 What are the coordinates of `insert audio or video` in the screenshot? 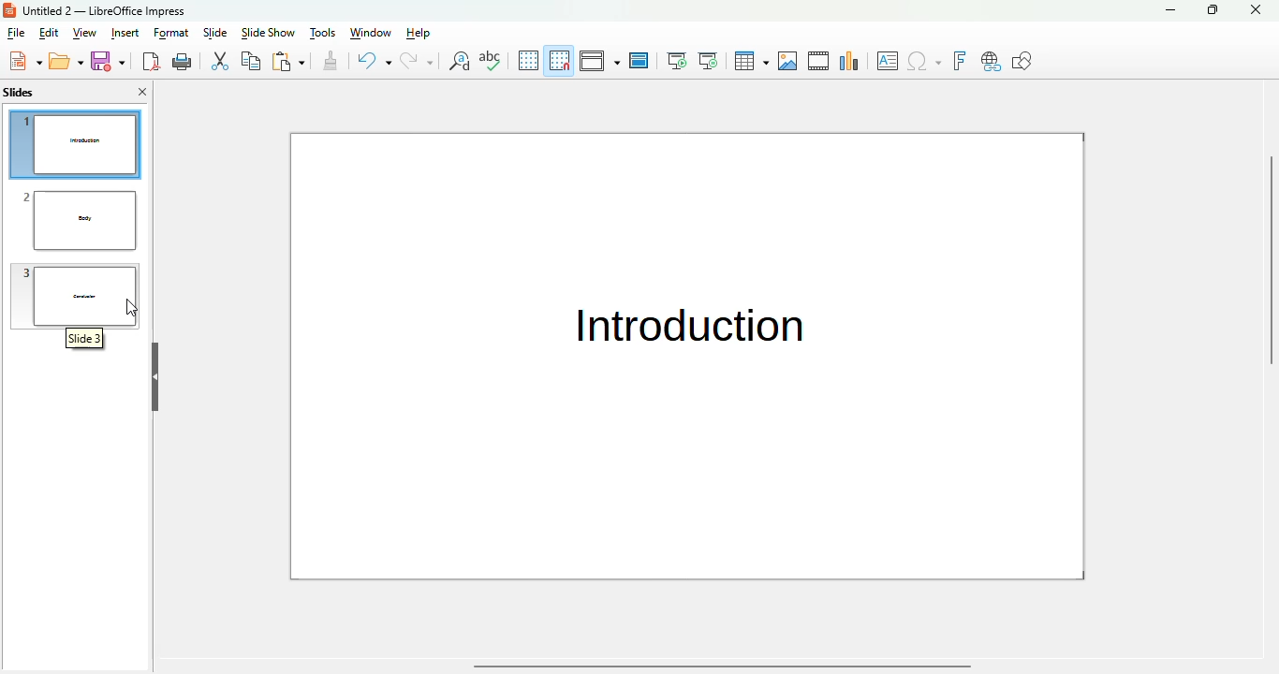 It's located at (819, 61).